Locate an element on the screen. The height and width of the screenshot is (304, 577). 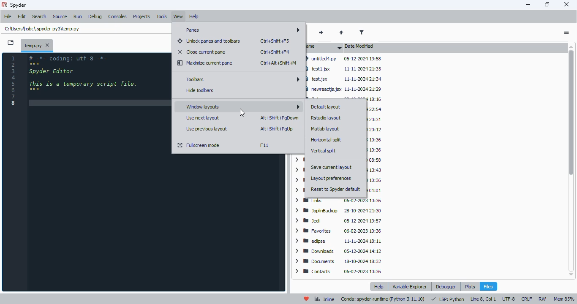
hide toolbars is located at coordinates (199, 90).